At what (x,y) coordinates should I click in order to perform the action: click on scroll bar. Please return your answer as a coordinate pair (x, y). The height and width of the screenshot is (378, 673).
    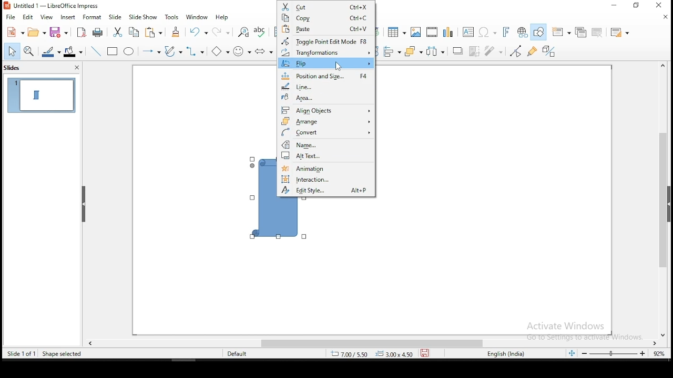
    Looking at the image, I should click on (664, 200).